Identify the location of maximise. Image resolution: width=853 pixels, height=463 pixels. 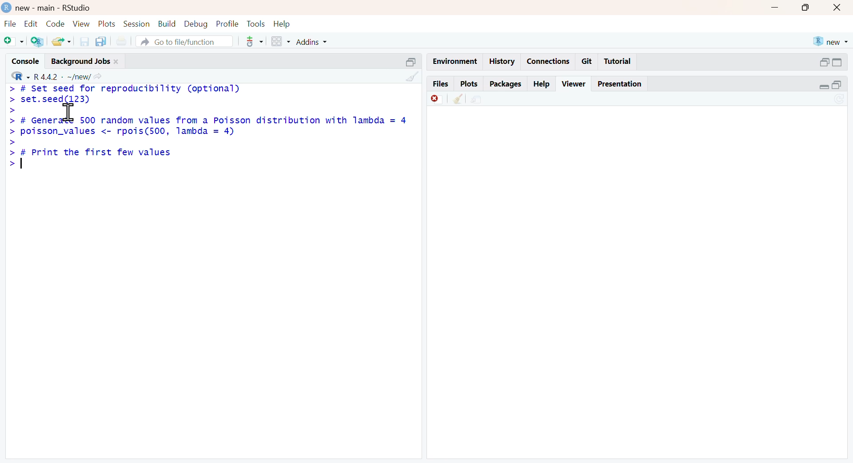
(806, 7).